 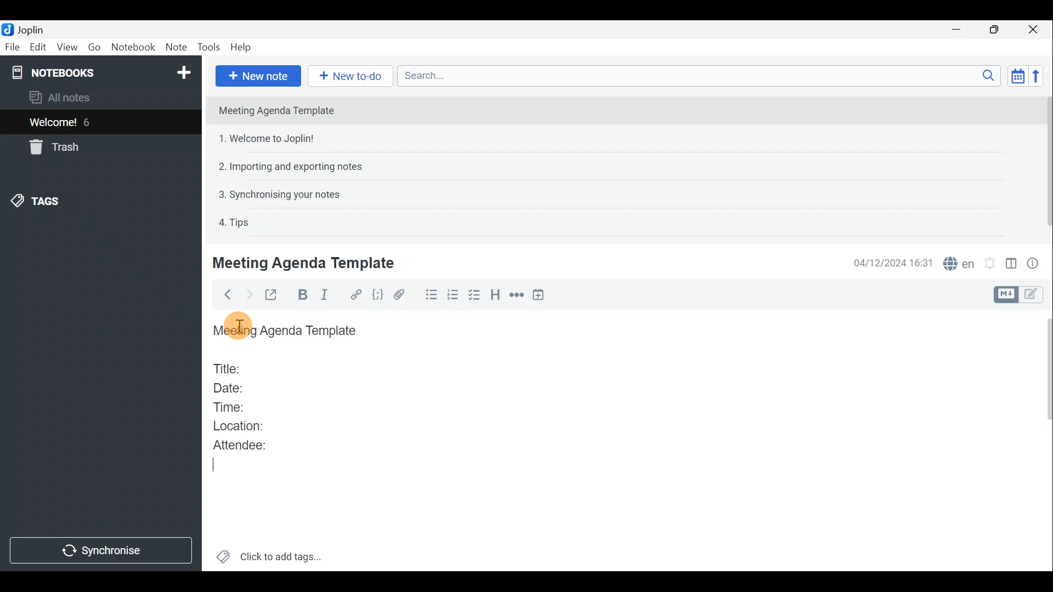 I want to click on Click to add tags, so click(x=284, y=554).